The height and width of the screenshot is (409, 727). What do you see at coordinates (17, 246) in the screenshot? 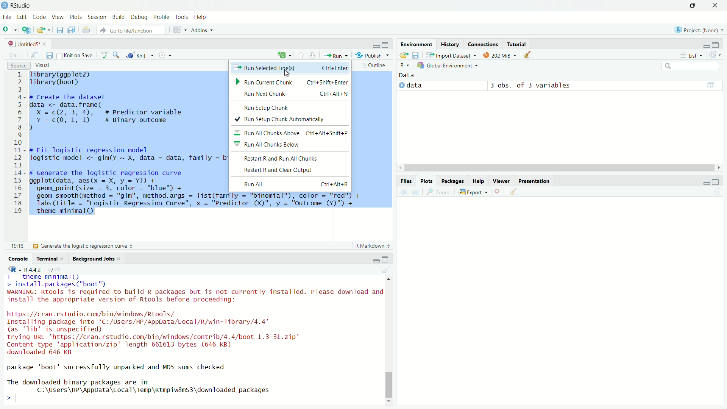
I see `10:1` at bounding box center [17, 246].